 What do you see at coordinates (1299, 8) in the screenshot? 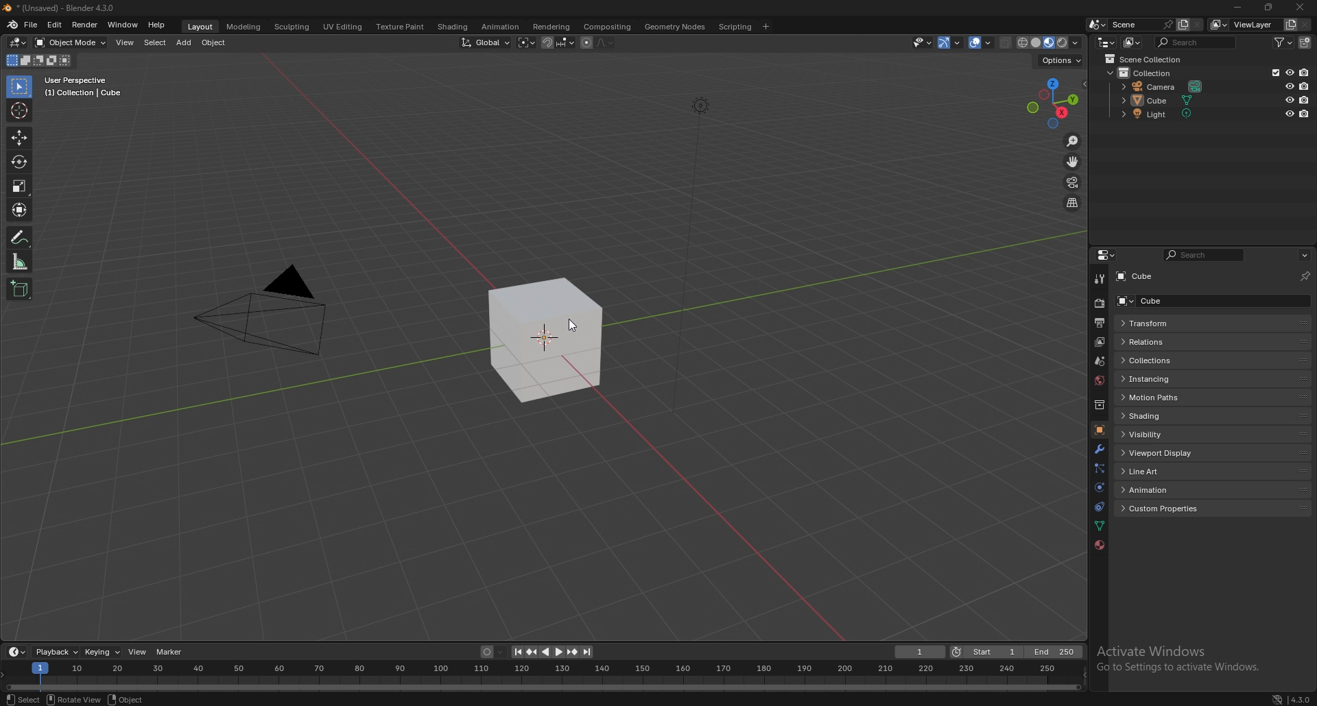
I see `close` at bounding box center [1299, 8].